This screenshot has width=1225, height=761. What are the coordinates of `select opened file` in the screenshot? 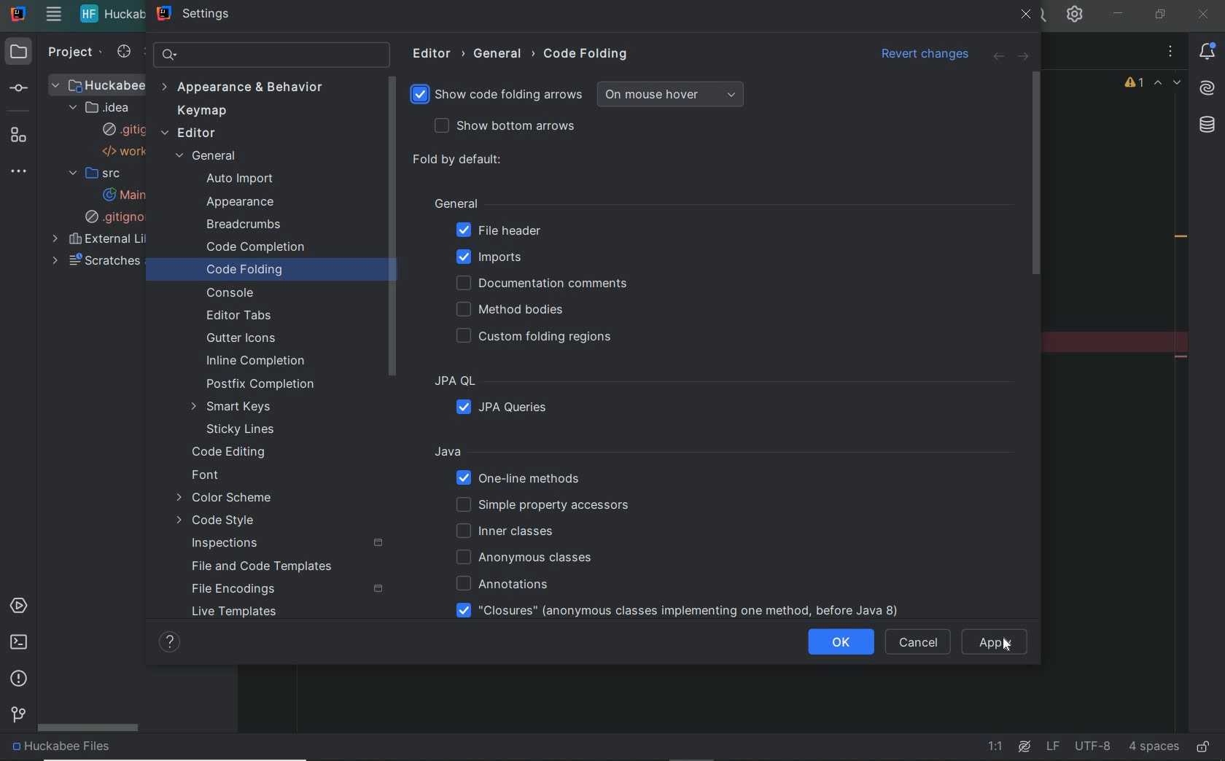 It's located at (120, 52).